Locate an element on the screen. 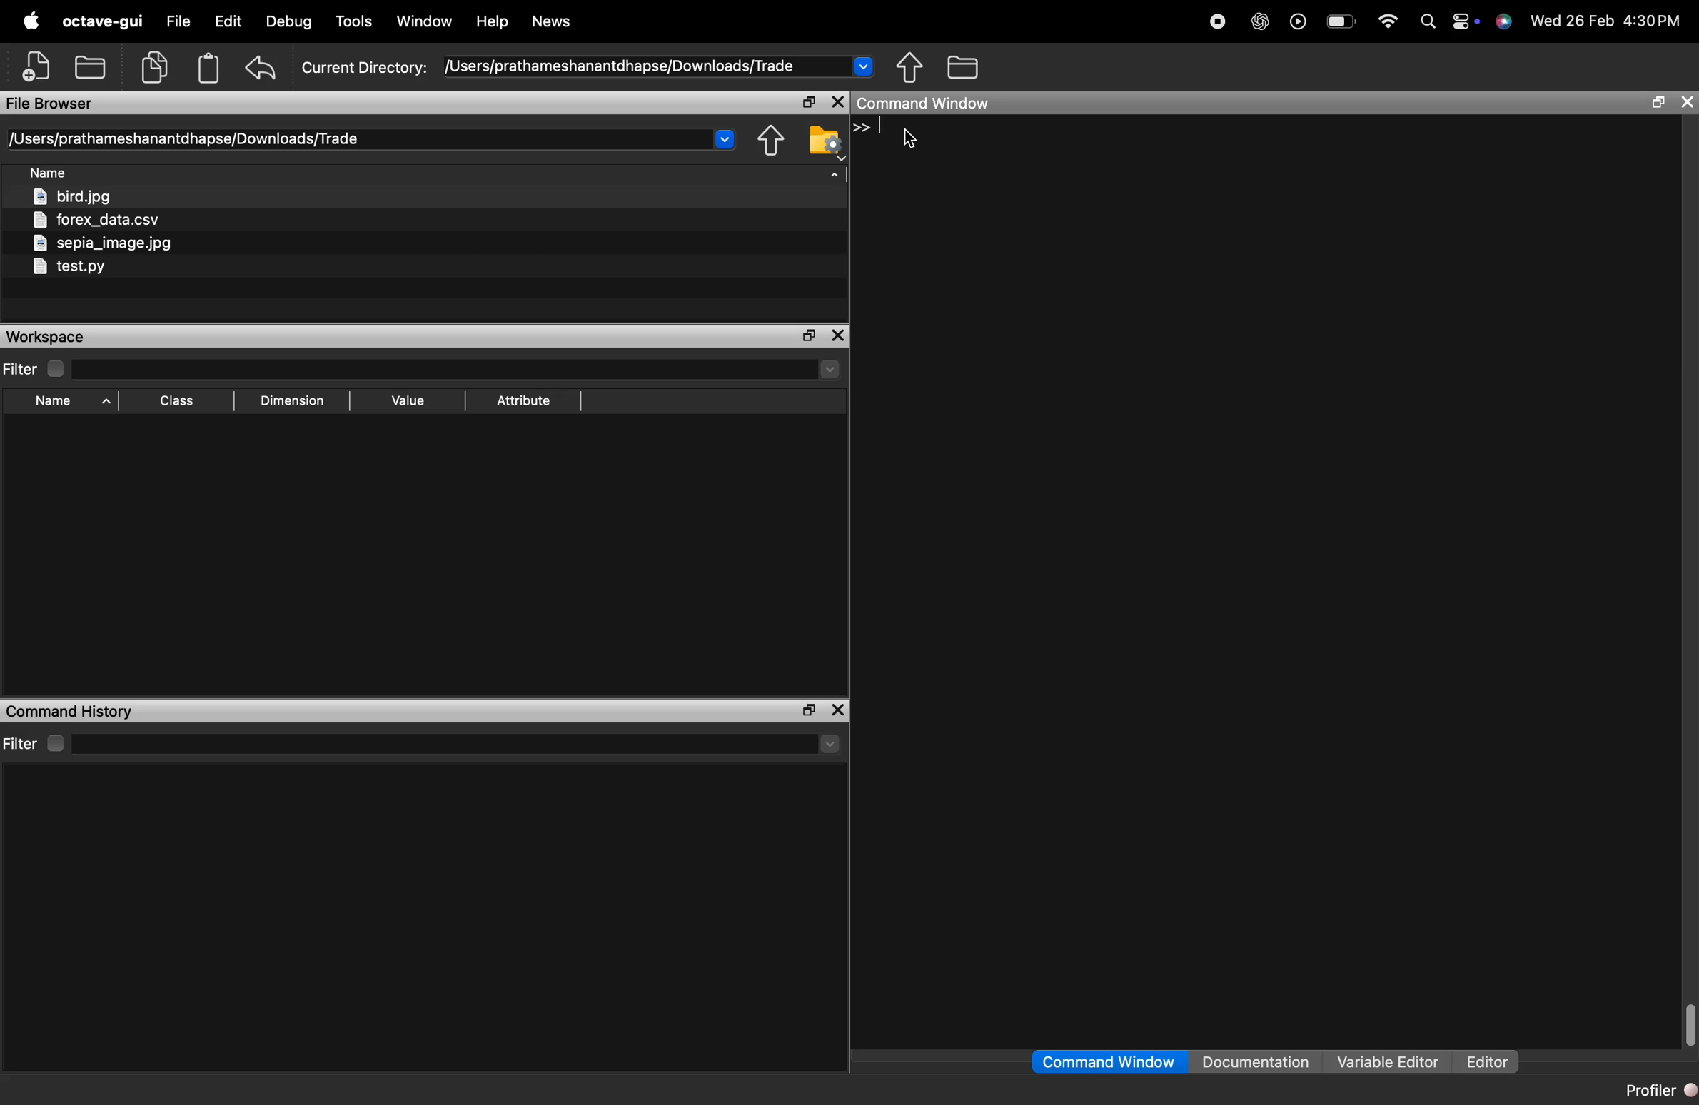  debug is located at coordinates (291, 22).